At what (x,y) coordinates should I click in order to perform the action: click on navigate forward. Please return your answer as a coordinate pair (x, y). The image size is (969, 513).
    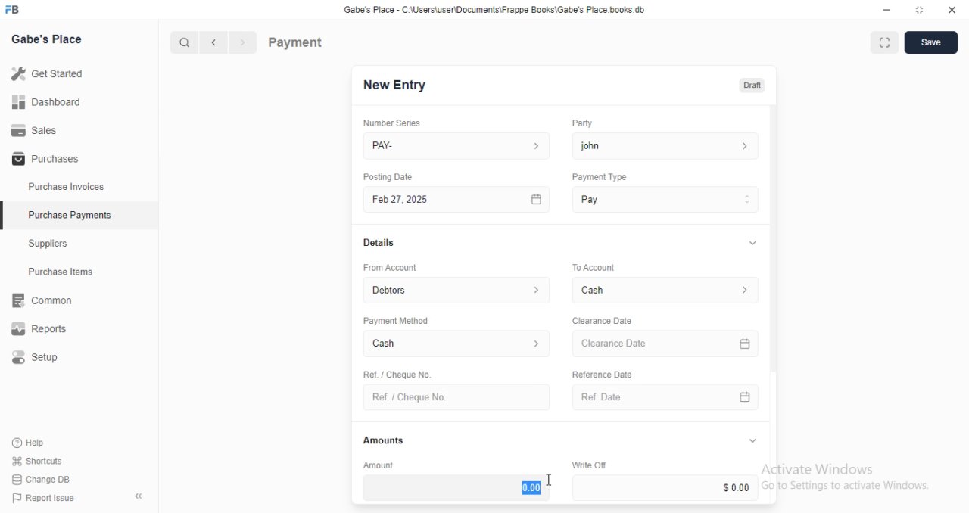
    Looking at the image, I should click on (244, 43).